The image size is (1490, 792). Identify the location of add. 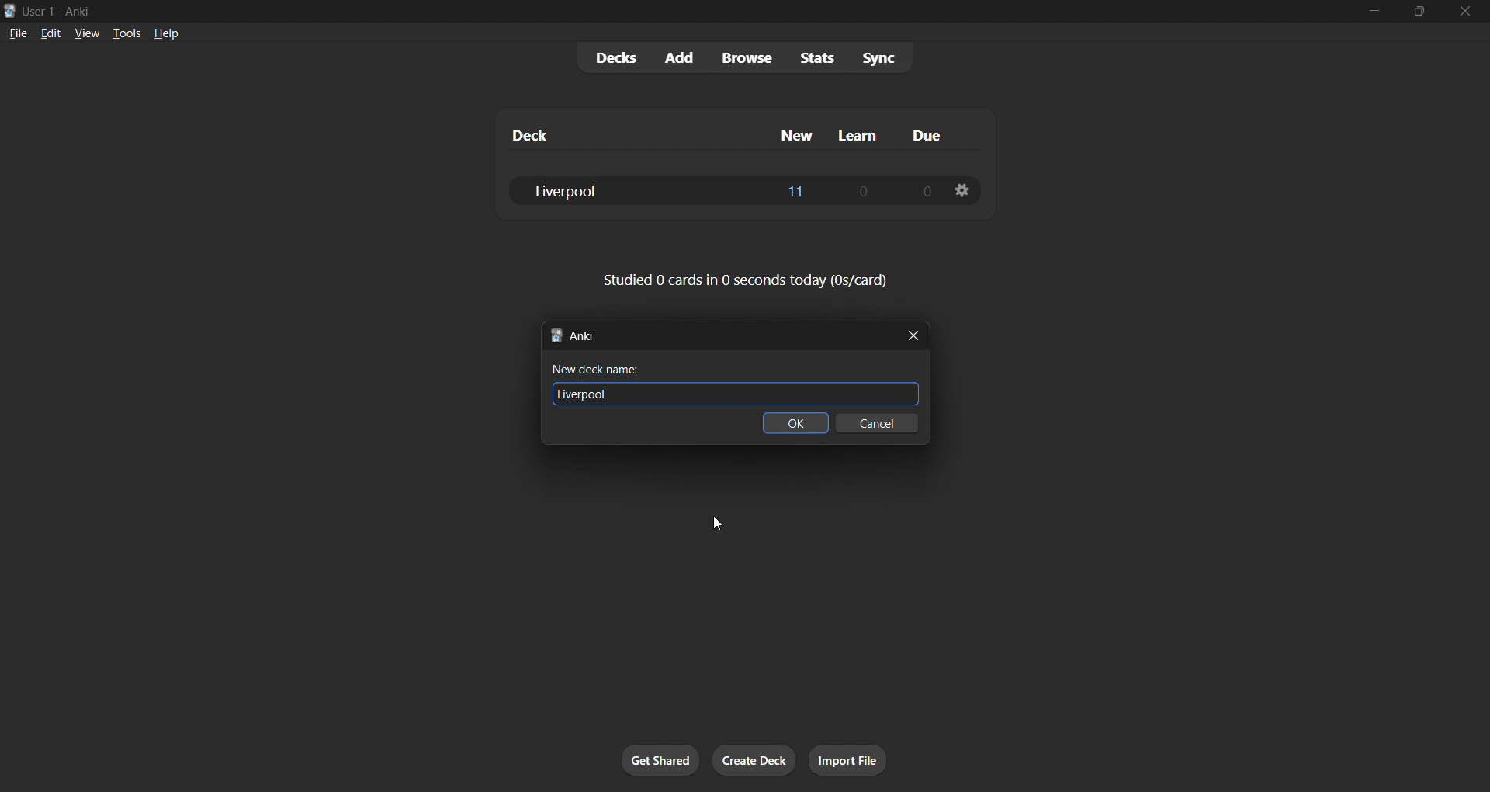
(675, 55).